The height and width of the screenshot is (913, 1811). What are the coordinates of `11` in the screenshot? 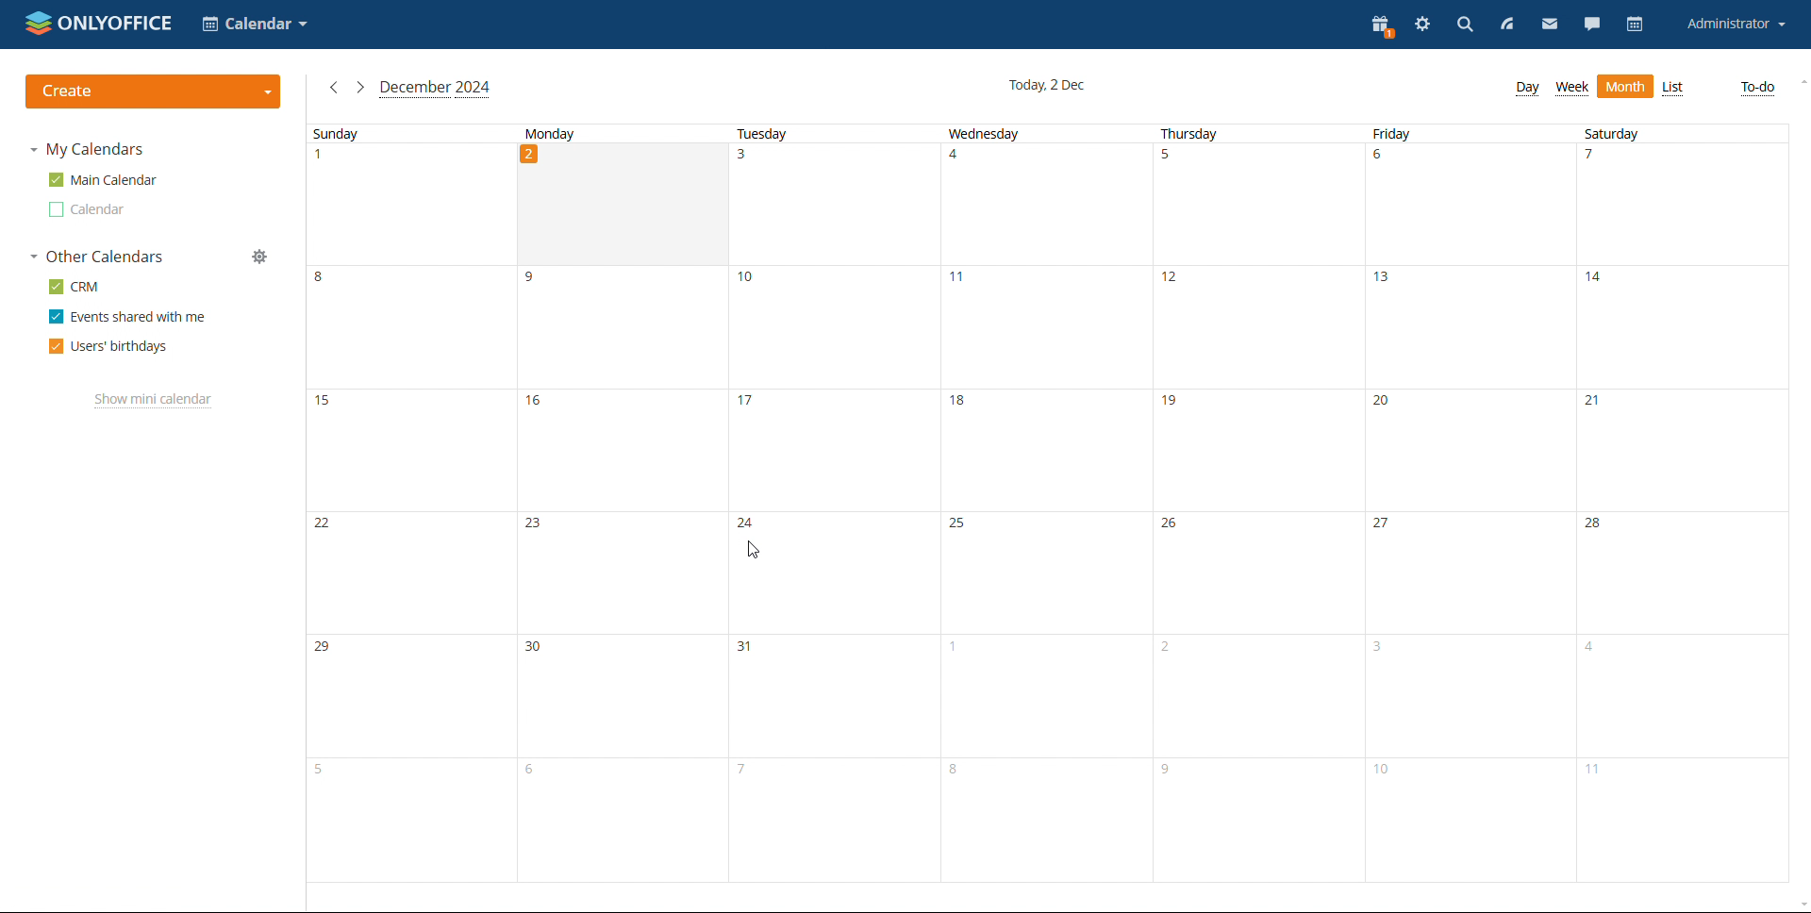 It's located at (964, 282).